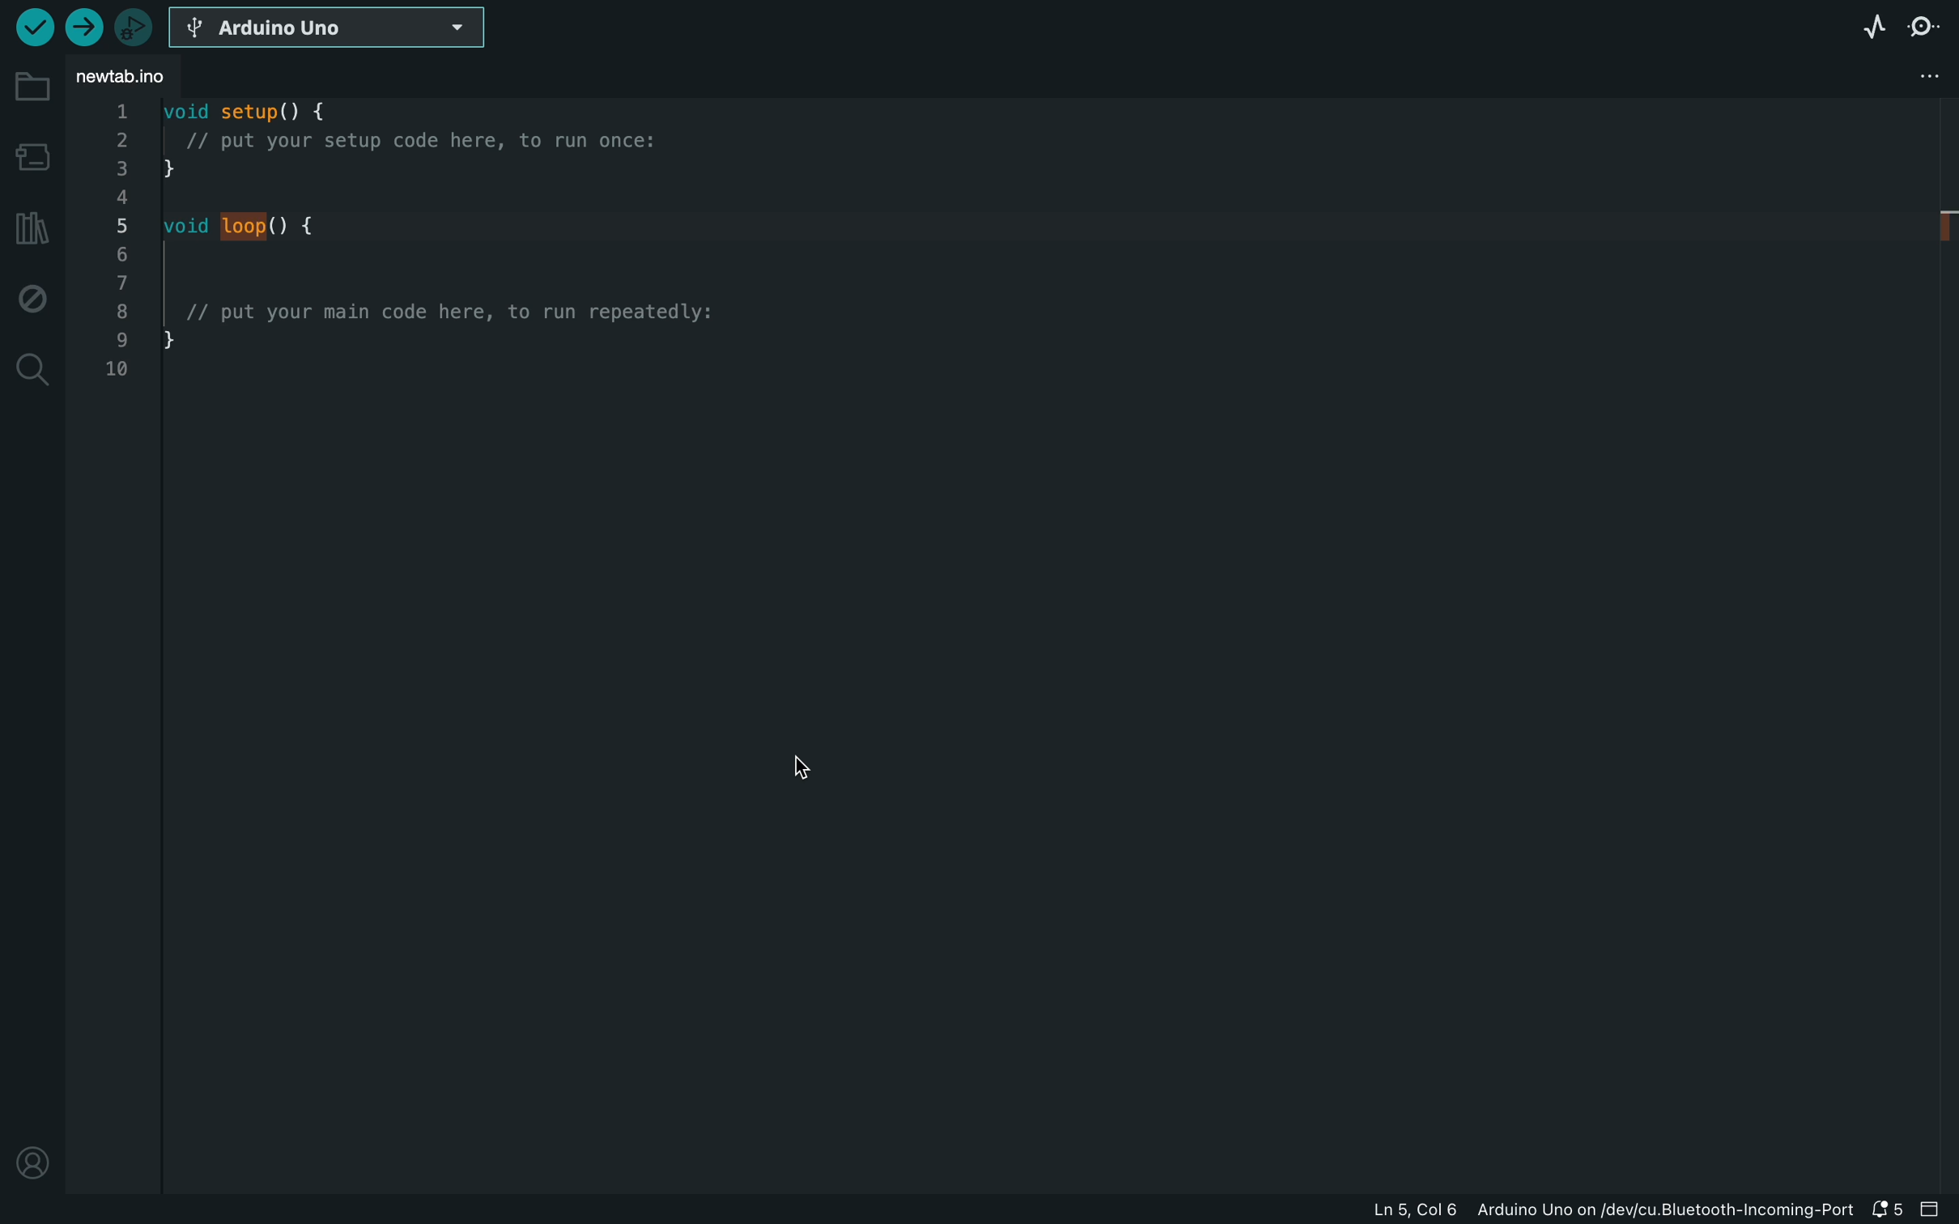 The width and height of the screenshot is (1959, 1224). What do you see at coordinates (135, 26) in the screenshot?
I see `debugger` at bounding box center [135, 26].